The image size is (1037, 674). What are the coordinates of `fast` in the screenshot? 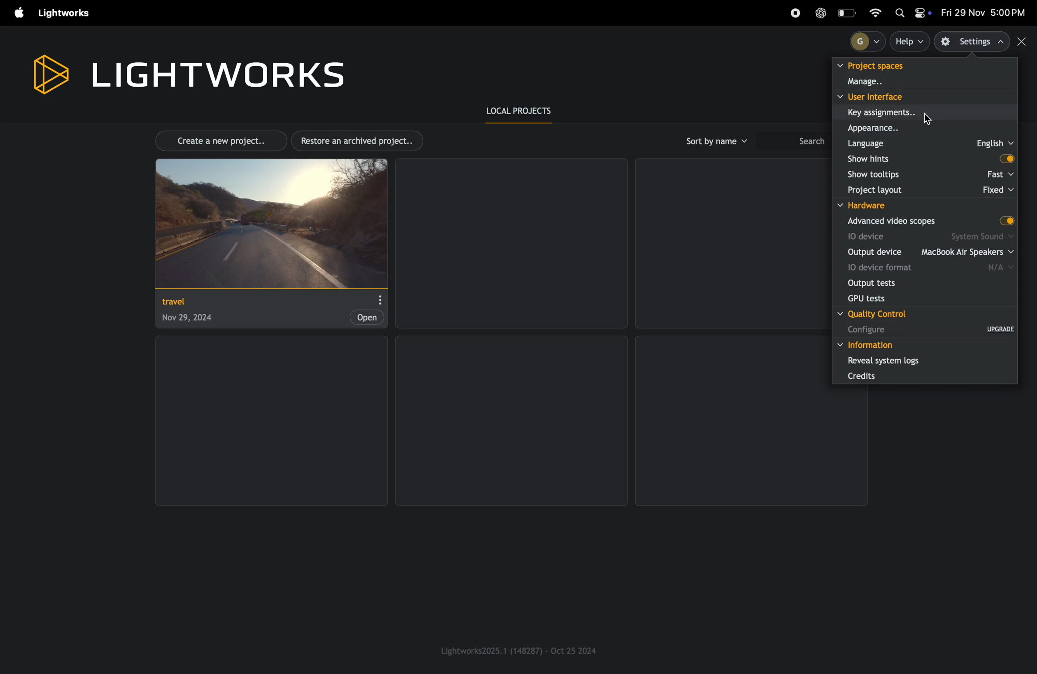 It's located at (998, 174).